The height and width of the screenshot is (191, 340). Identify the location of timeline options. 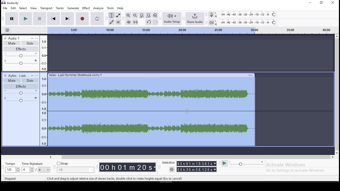
(7, 30).